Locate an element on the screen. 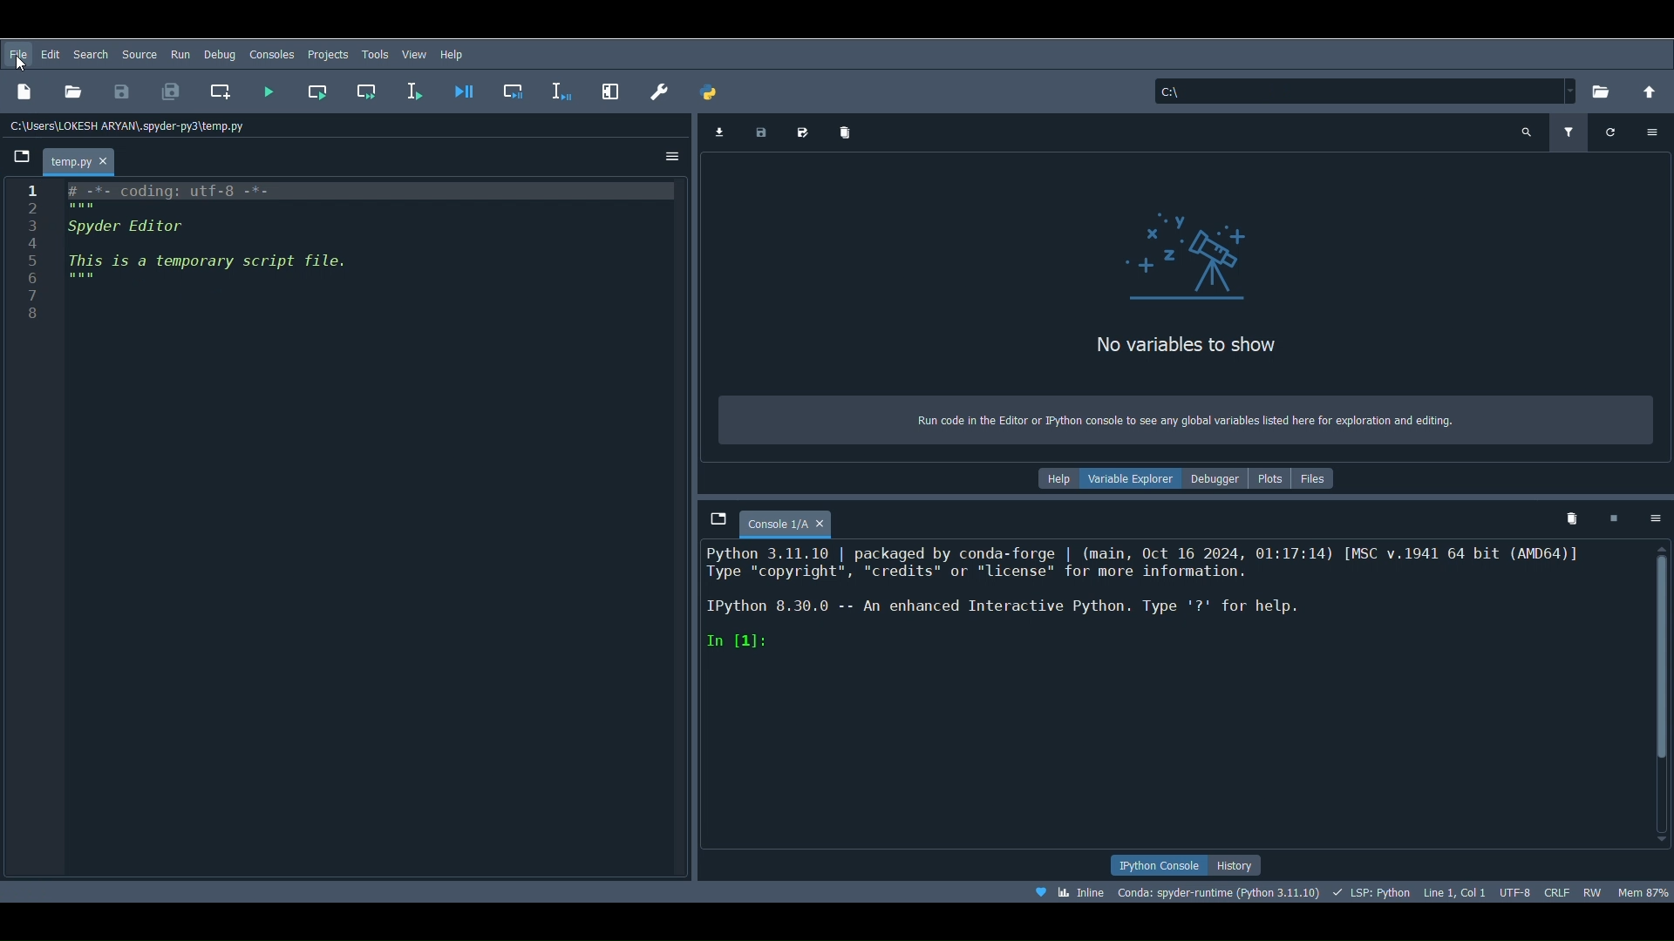  Run file (F5) is located at coordinates (265, 88).